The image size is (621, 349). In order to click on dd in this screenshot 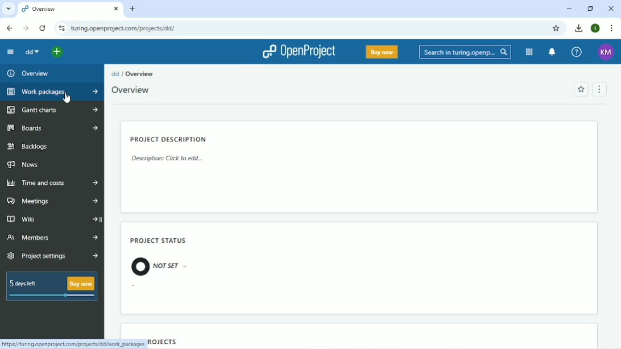, I will do `click(114, 73)`.